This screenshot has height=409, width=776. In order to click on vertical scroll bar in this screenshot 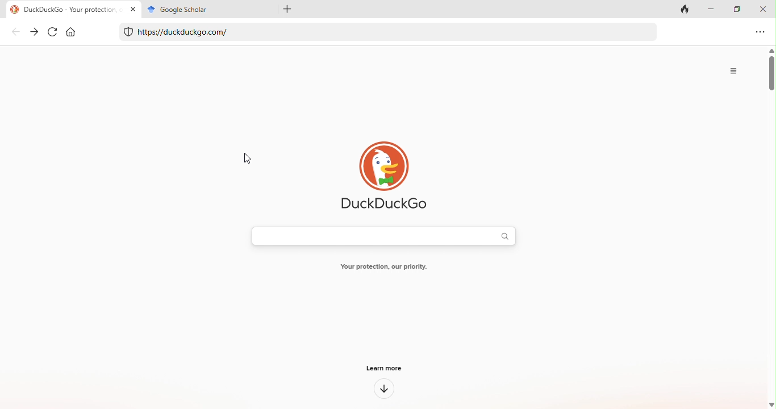, I will do `click(771, 77)`.